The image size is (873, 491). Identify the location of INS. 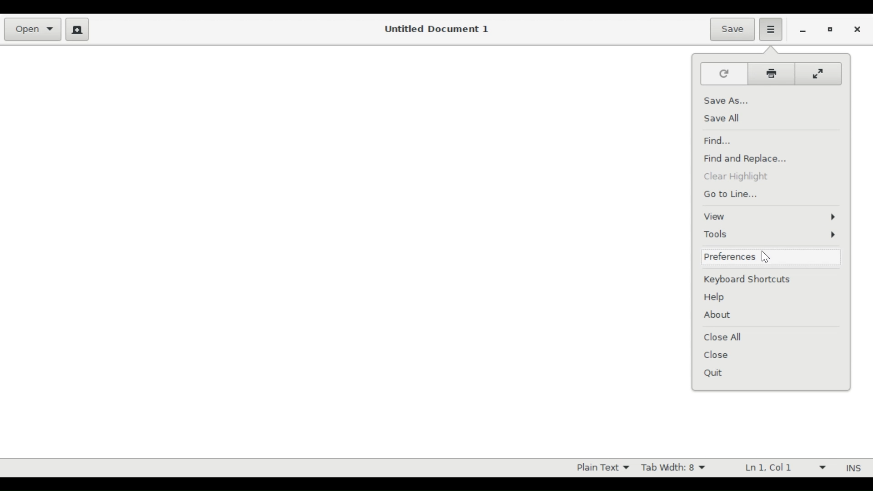
(853, 468).